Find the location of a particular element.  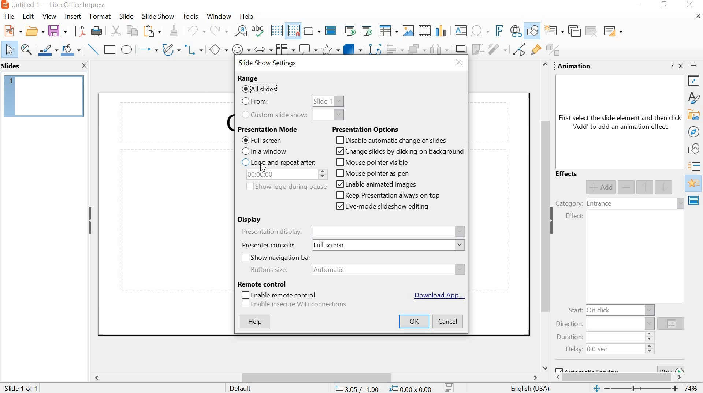

scroll bar is located at coordinates (543, 216).